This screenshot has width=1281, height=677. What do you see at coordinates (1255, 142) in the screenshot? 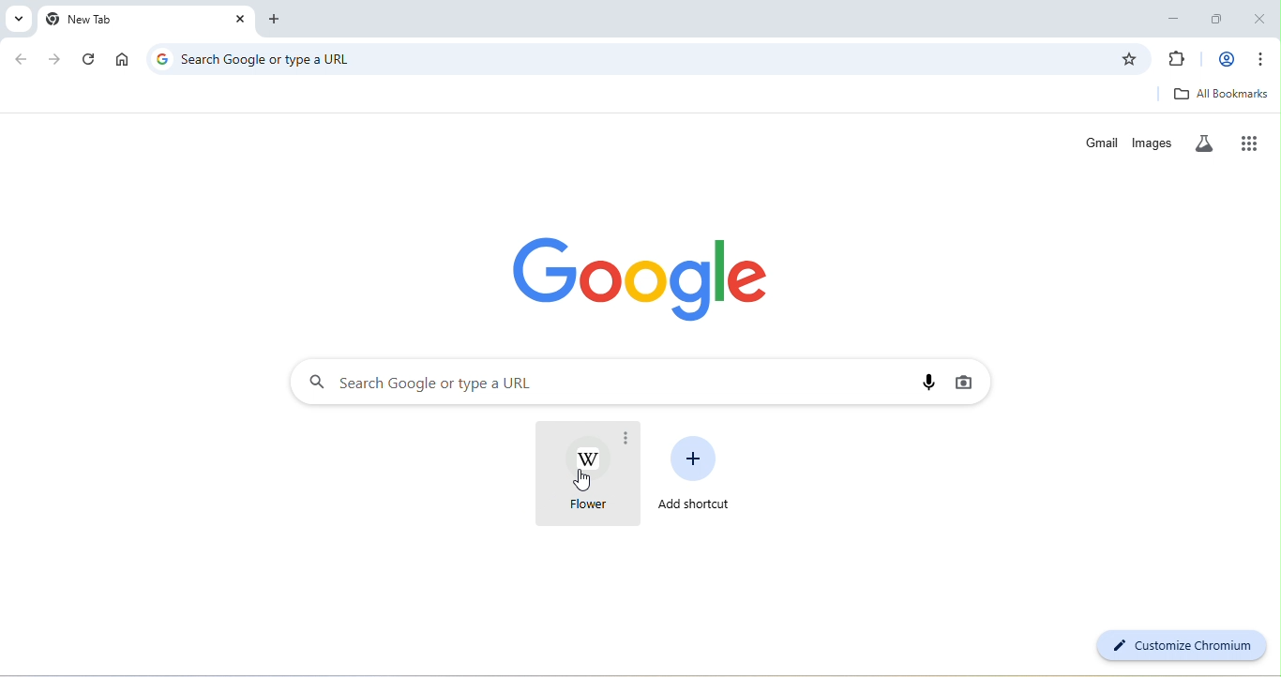
I see `google apps` at bounding box center [1255, 142].